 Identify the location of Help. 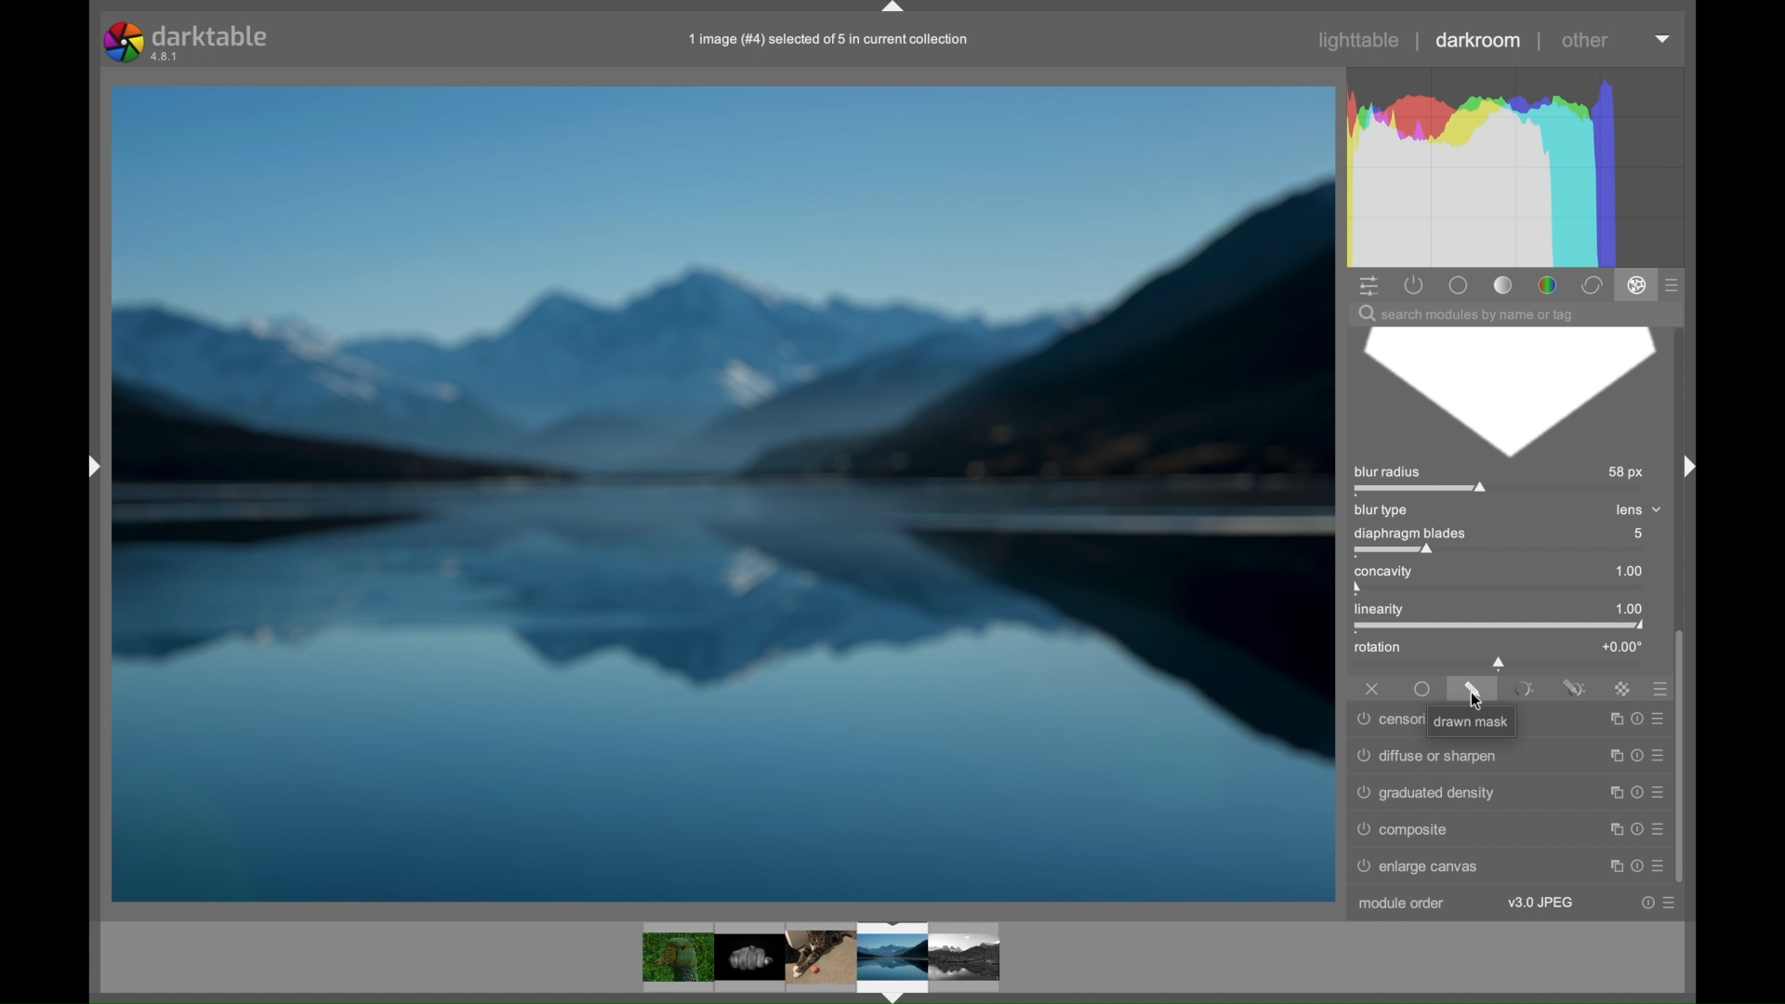
(1646, 903).